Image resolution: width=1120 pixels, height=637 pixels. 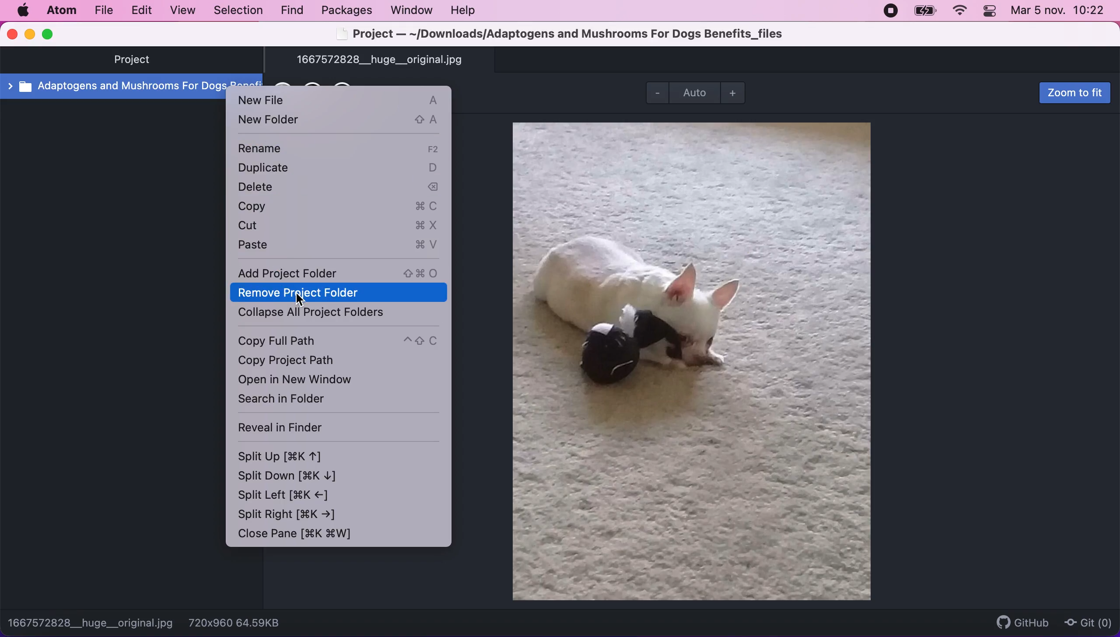 What do you see at coordinates (310, 361) in the screenshot?
I see `copy project path` at bounding box center [310, 361].